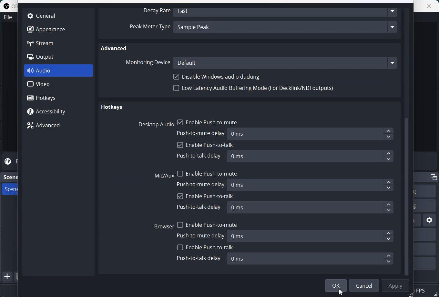 The height and width of the screenshot is (297, 439). I want to click on 0 ms, so click(310, 259).